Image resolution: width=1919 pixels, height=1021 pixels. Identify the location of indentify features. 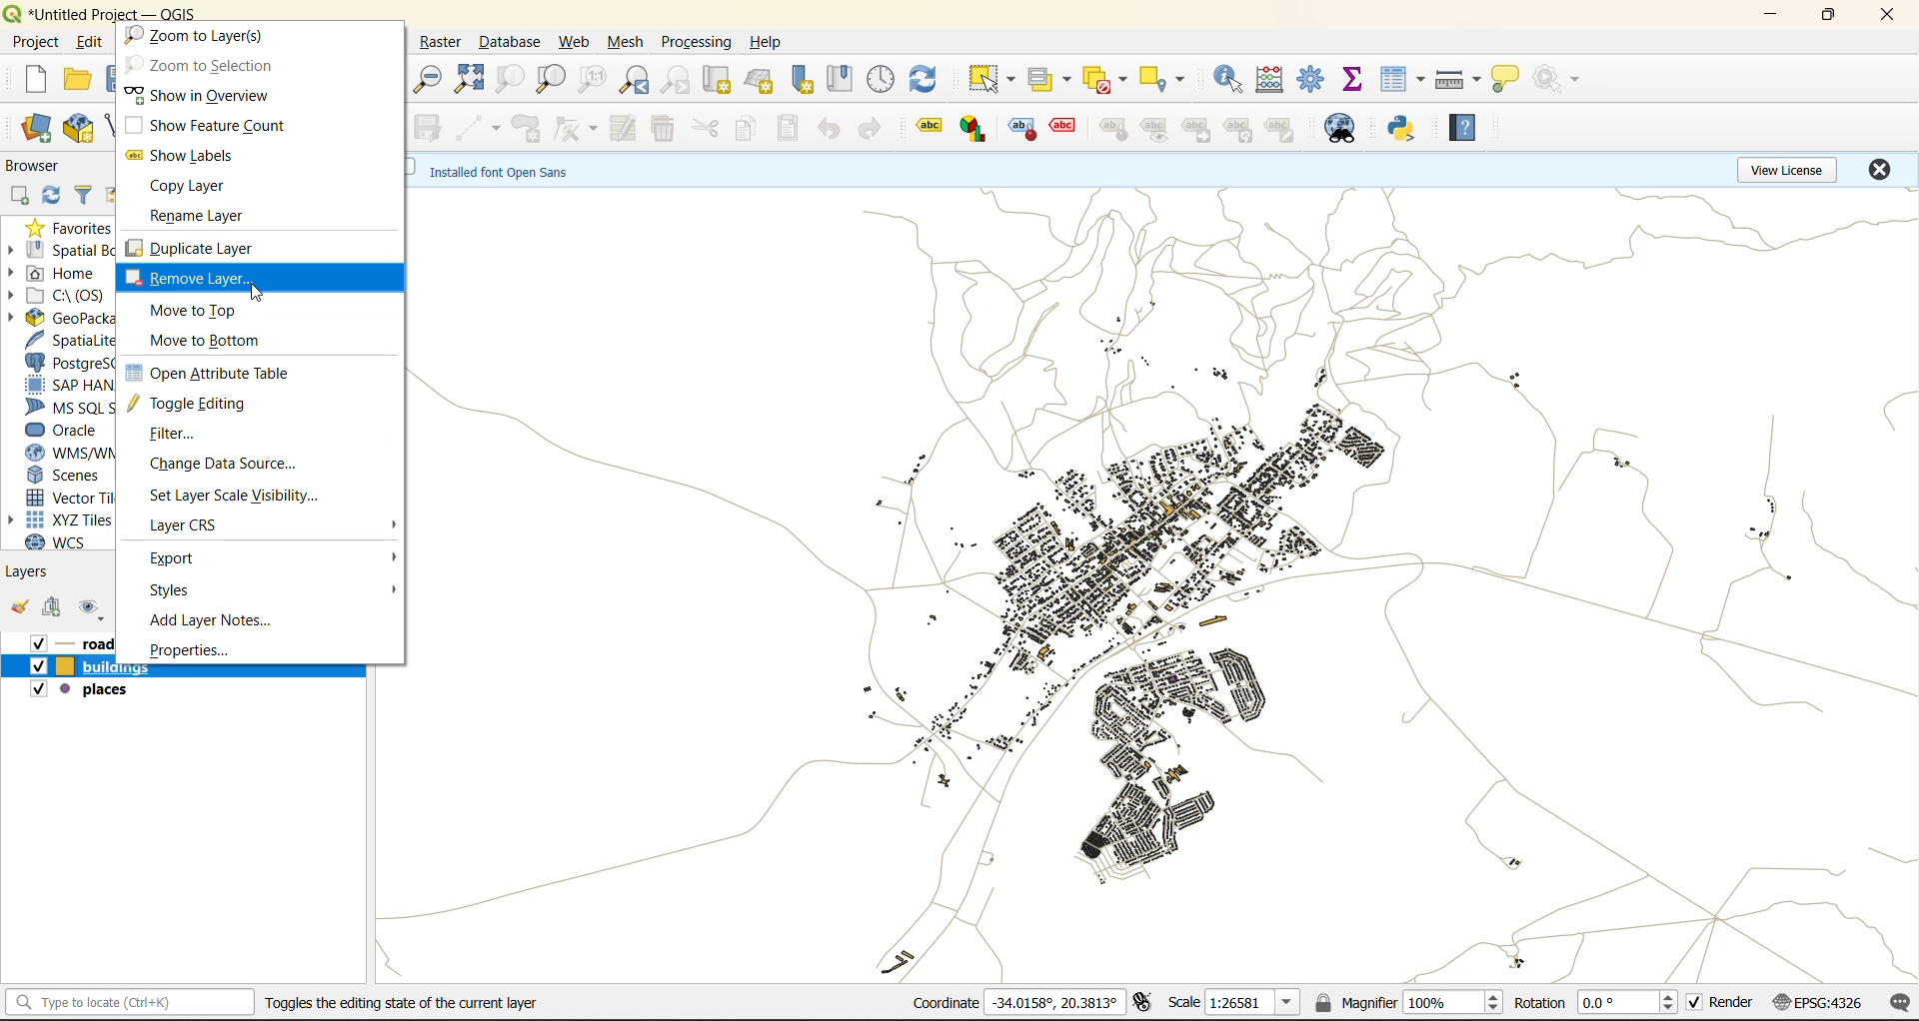
(1227, 85).